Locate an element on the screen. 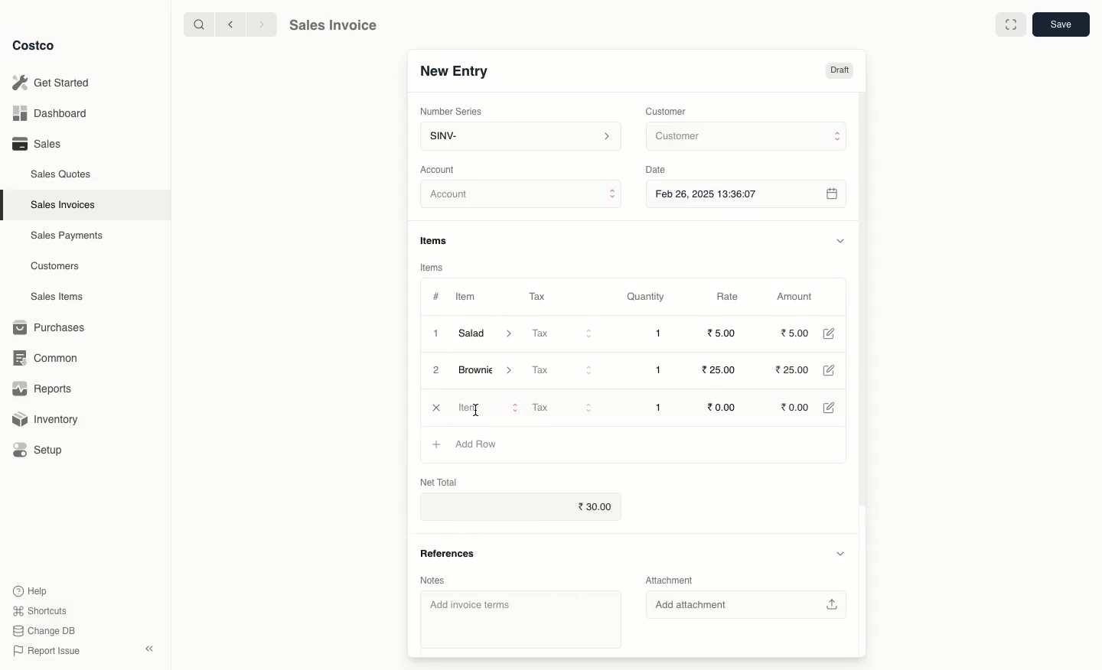 The width and height of the screenshot is (1102, 670). Sales Payments. is located at coordinates (68, 237).